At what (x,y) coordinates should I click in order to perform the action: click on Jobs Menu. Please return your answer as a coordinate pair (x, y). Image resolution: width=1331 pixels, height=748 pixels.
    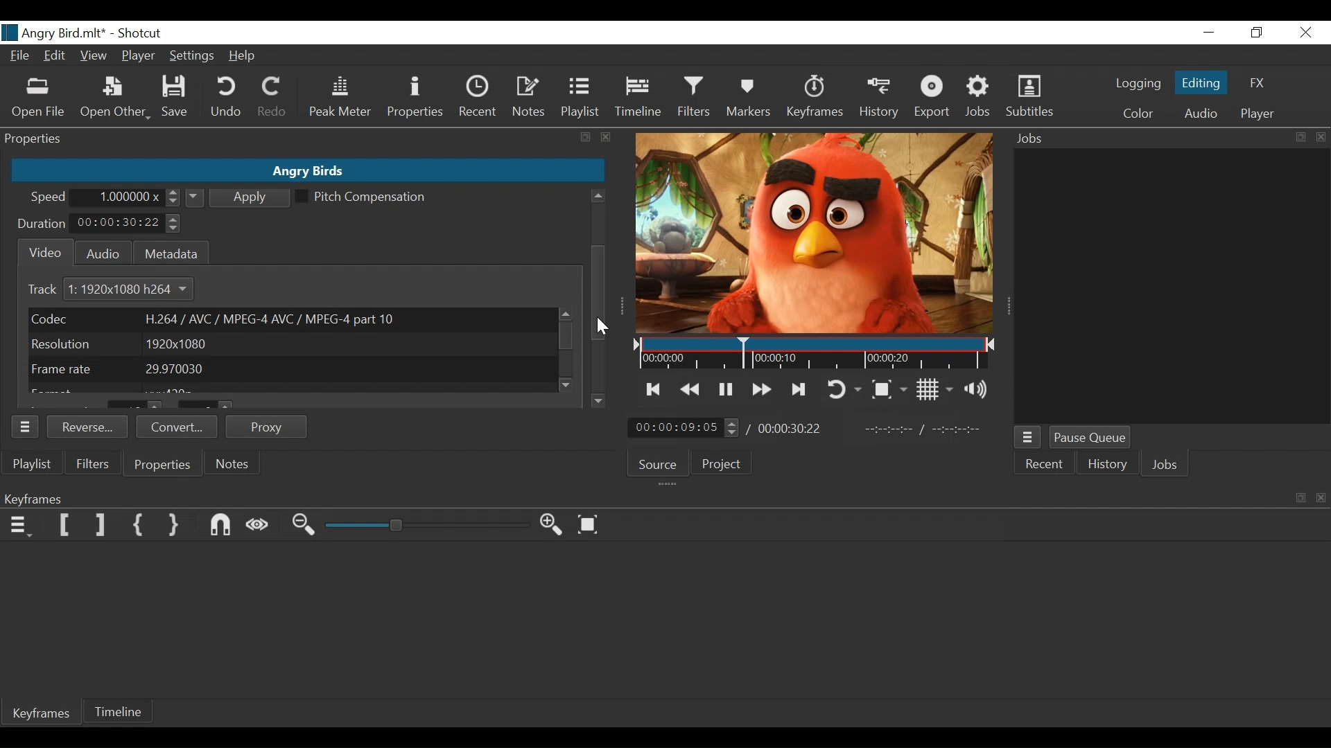
    Looking at the image, I should click on (1029, 439).